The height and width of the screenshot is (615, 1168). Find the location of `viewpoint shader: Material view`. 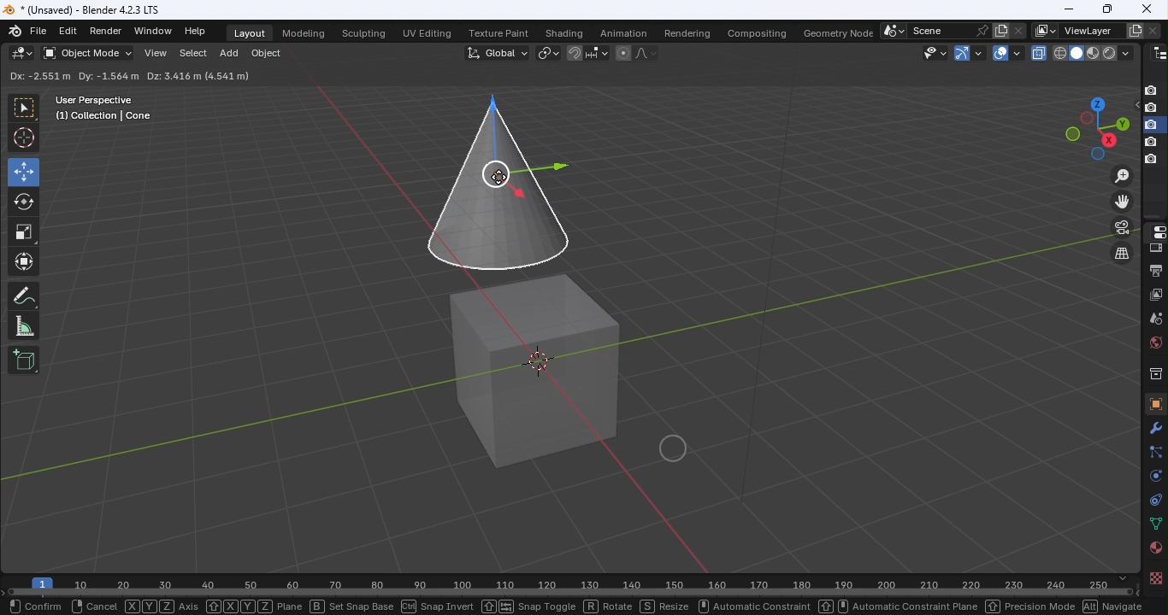

viewpoint shader: Material view is located at coordinates (1092, 52).